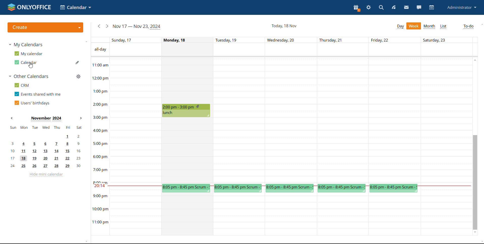 This screenshot has height=244, width=484. I want to click on mail, so click(406, 8).